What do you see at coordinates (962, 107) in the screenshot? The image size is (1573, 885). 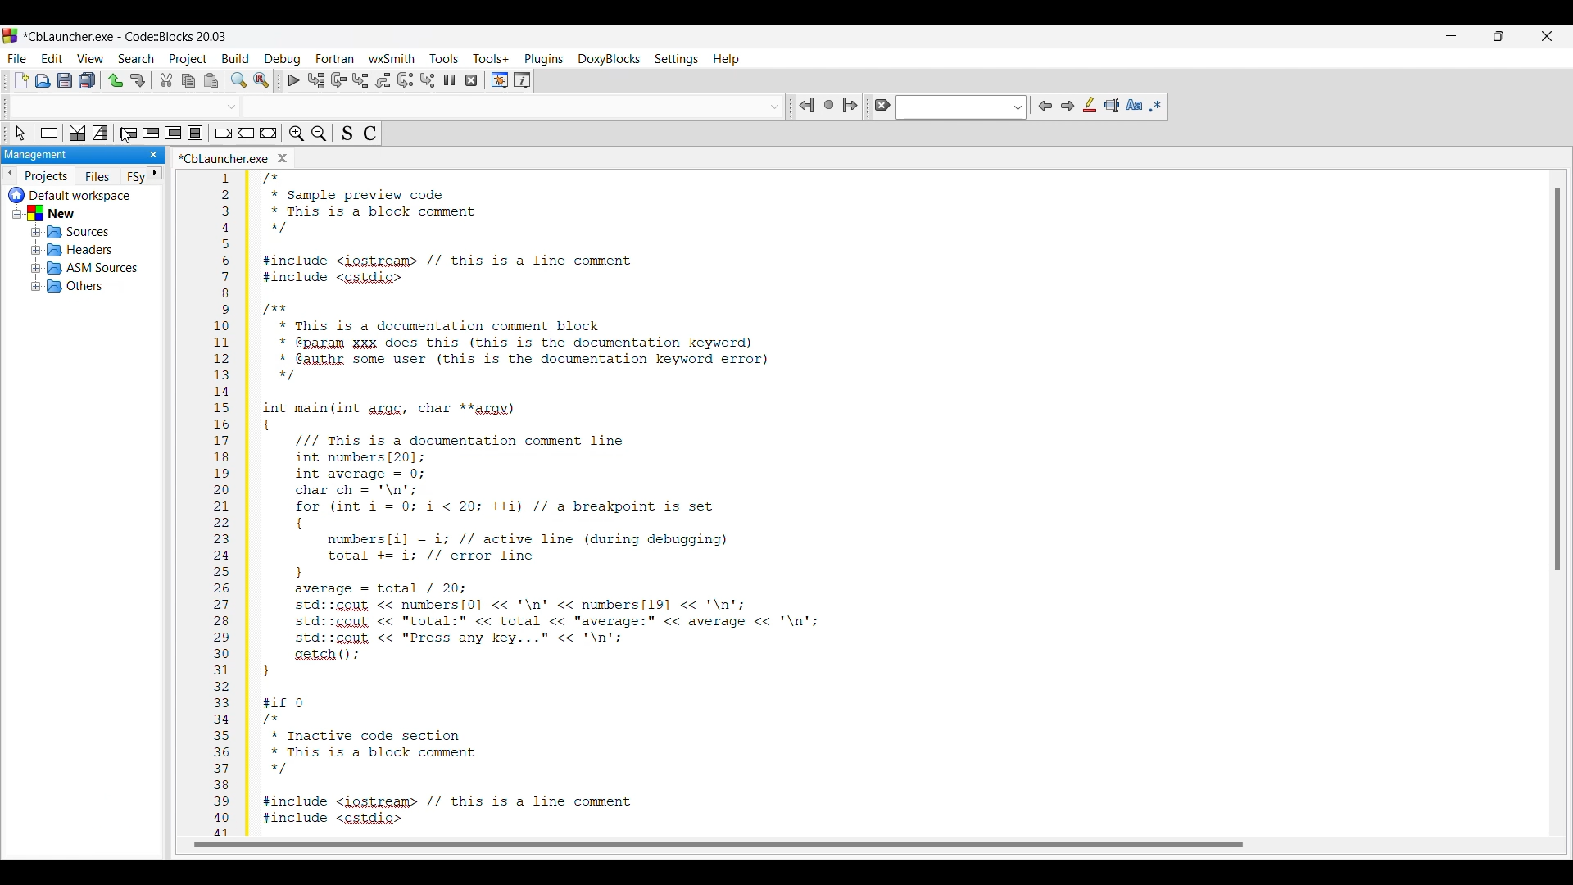 I see `Text box and text options` at bounding box center [962, 107].